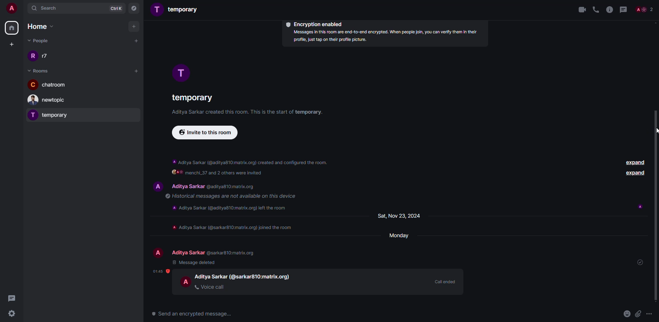 The width and height of the screenshot is (659, 322). Describe the element at coordinates (12, 28) in the screenshot. I see `home` at that location.